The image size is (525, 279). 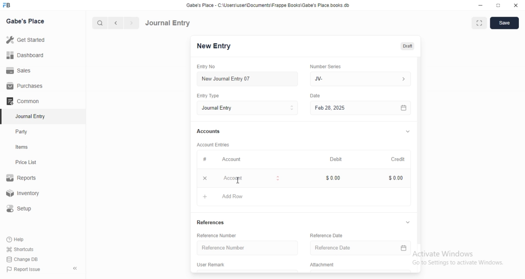 What do you see at coordinates (25, 86) in the screenshot?
I see `Purchases` at bounding box center [25, 86].